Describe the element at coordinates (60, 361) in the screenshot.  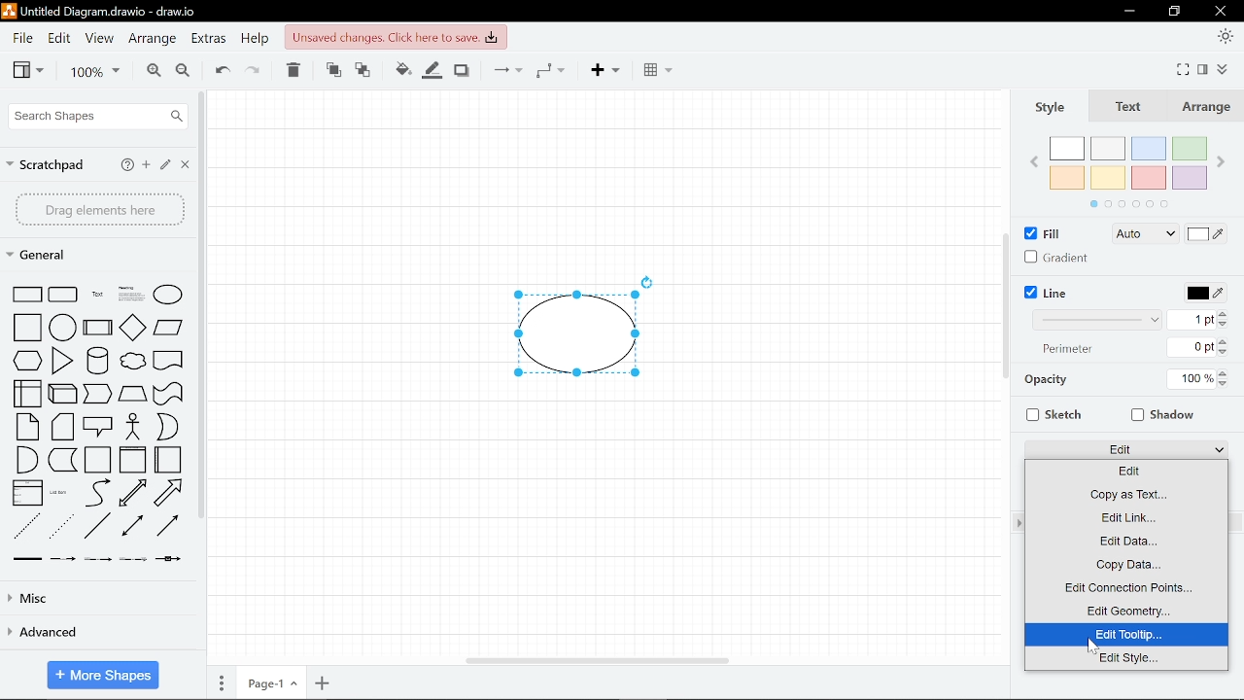
I see `traingle` at that location.